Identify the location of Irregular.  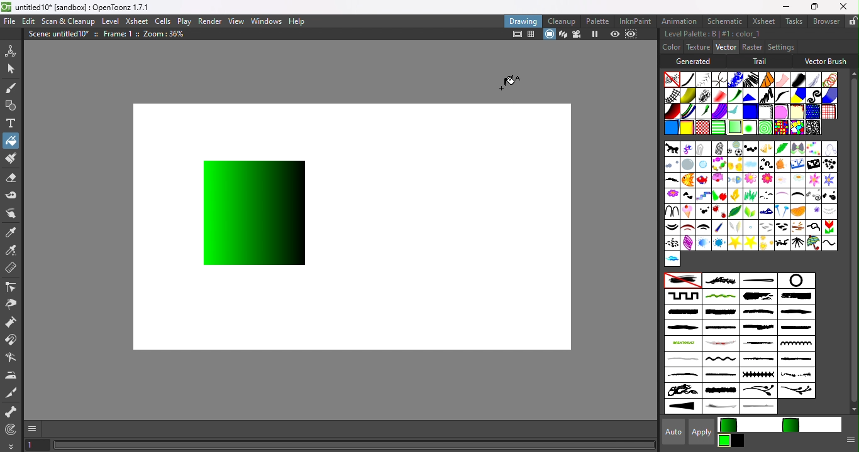
(670, 129).